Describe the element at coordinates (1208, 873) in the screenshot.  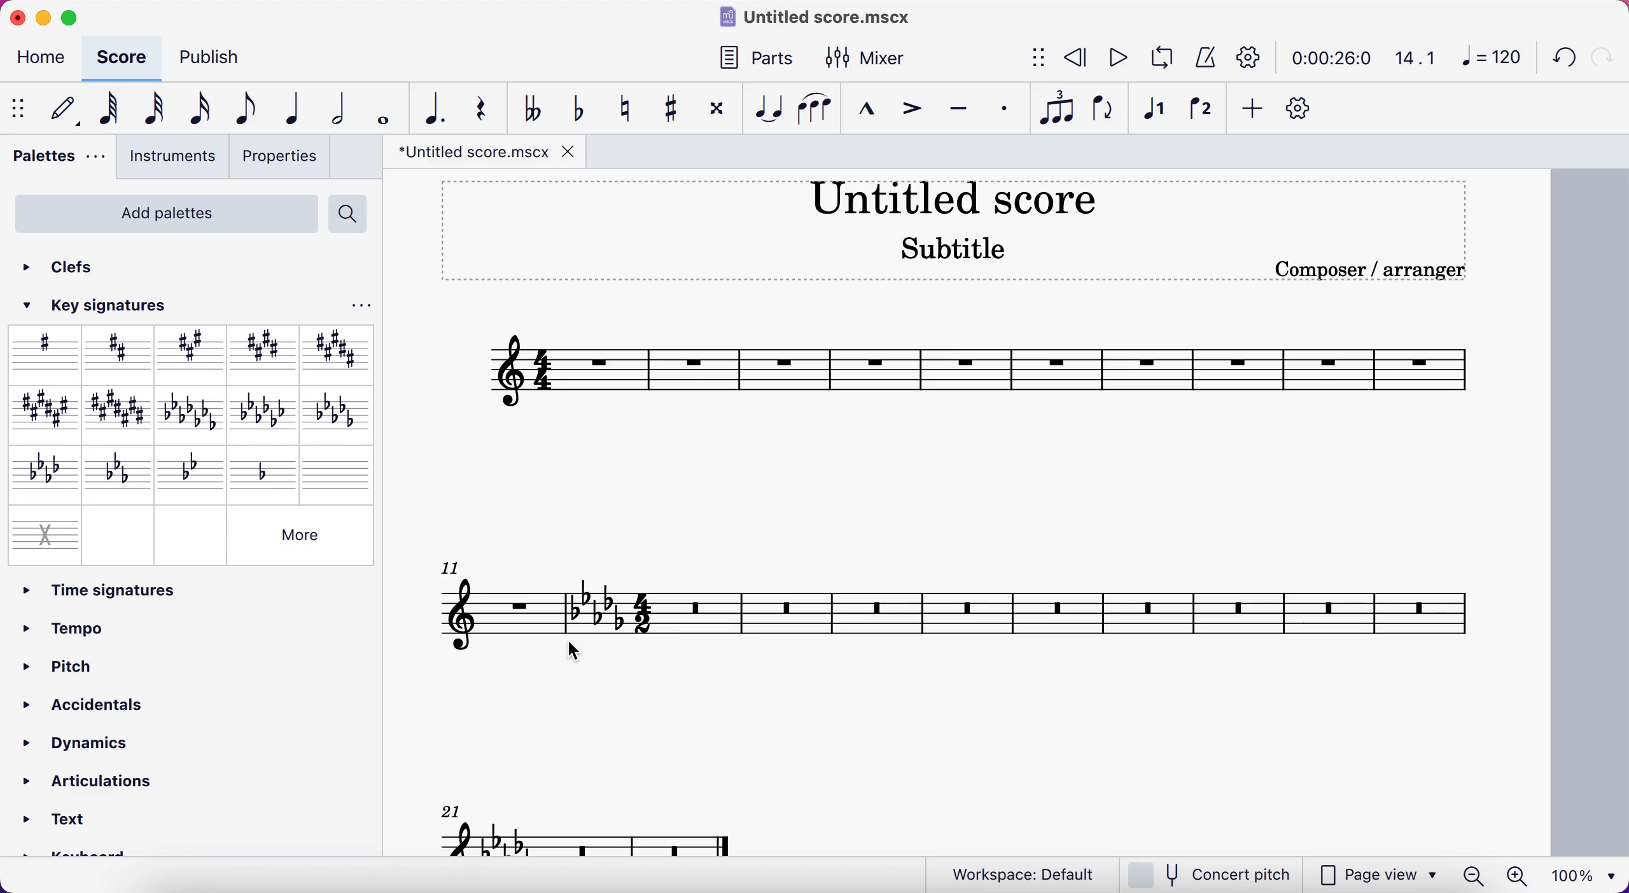
I see `concert pitch` at that location.